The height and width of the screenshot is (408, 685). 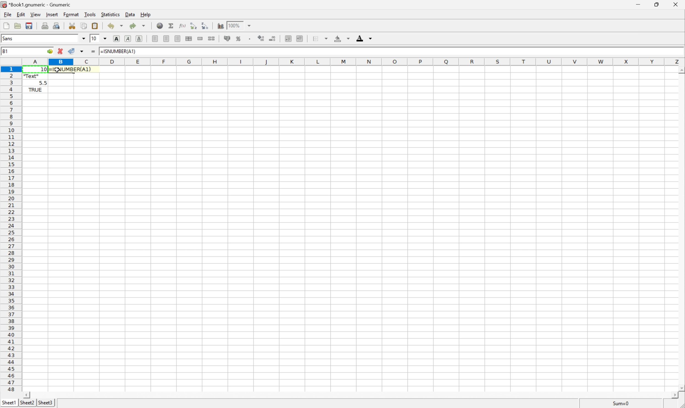 I want to click on Format selection as percentage, so click(x=238, y=38).